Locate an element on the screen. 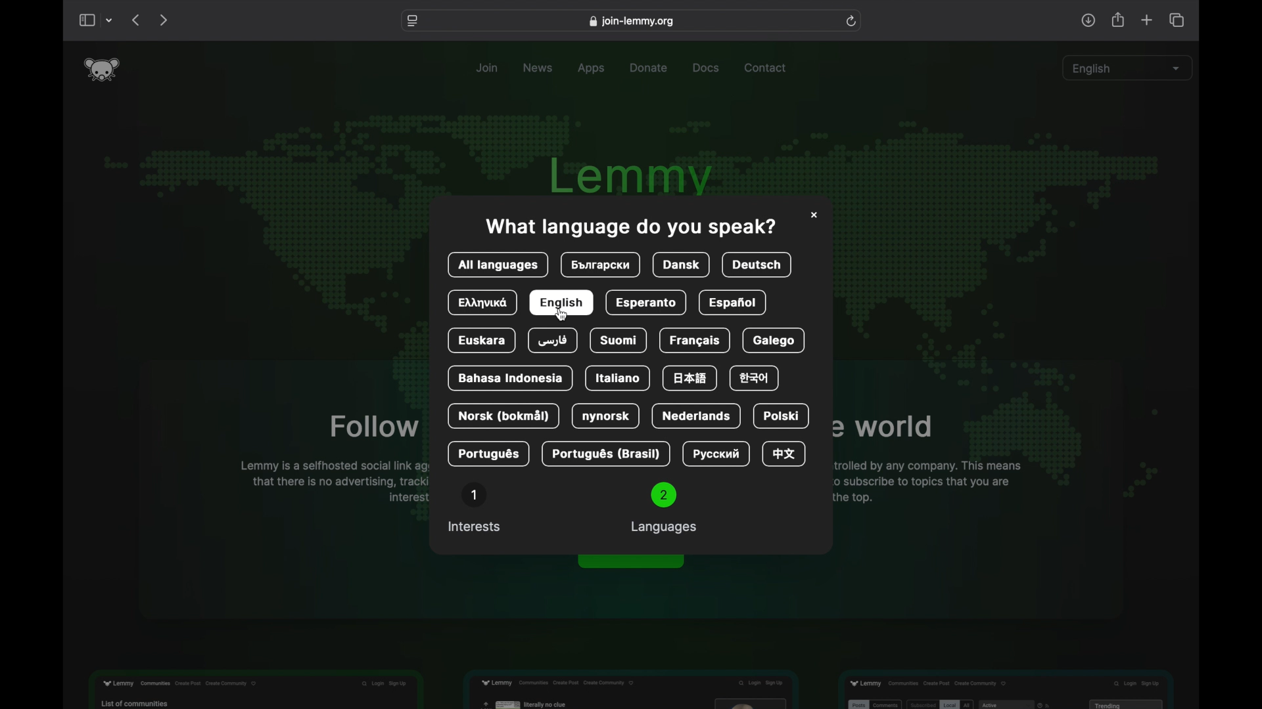 The height and width of the screenshot is (709, 1262). website settings is located at coordinates (413, 21).